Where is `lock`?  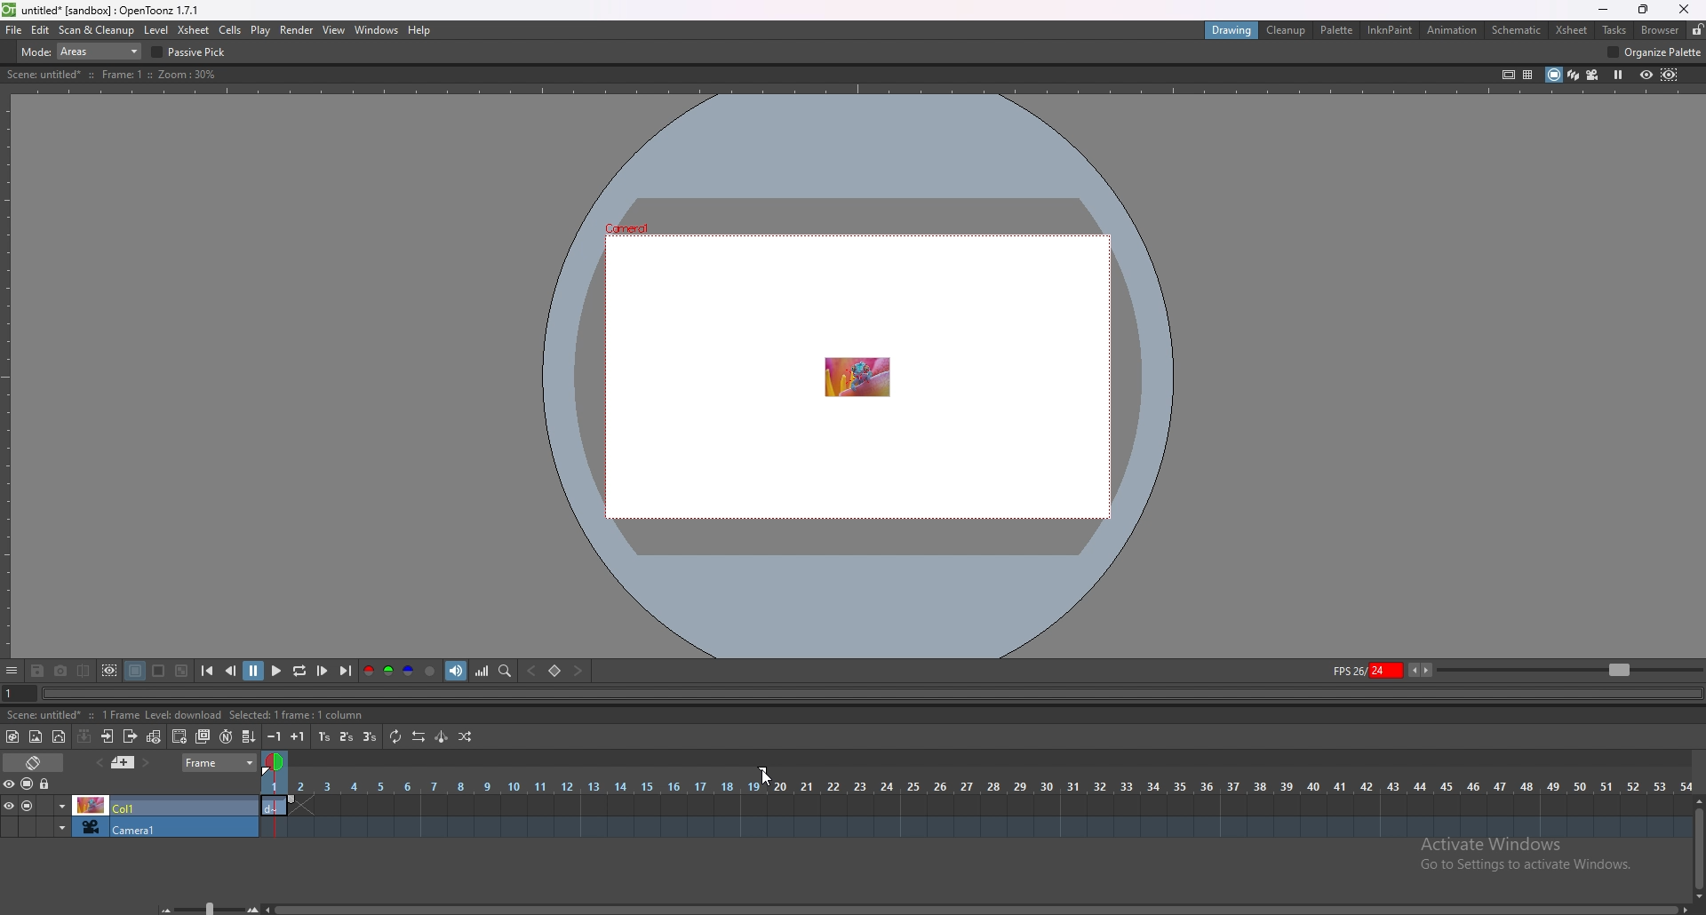 lock is located at coordinates (1697, 29).